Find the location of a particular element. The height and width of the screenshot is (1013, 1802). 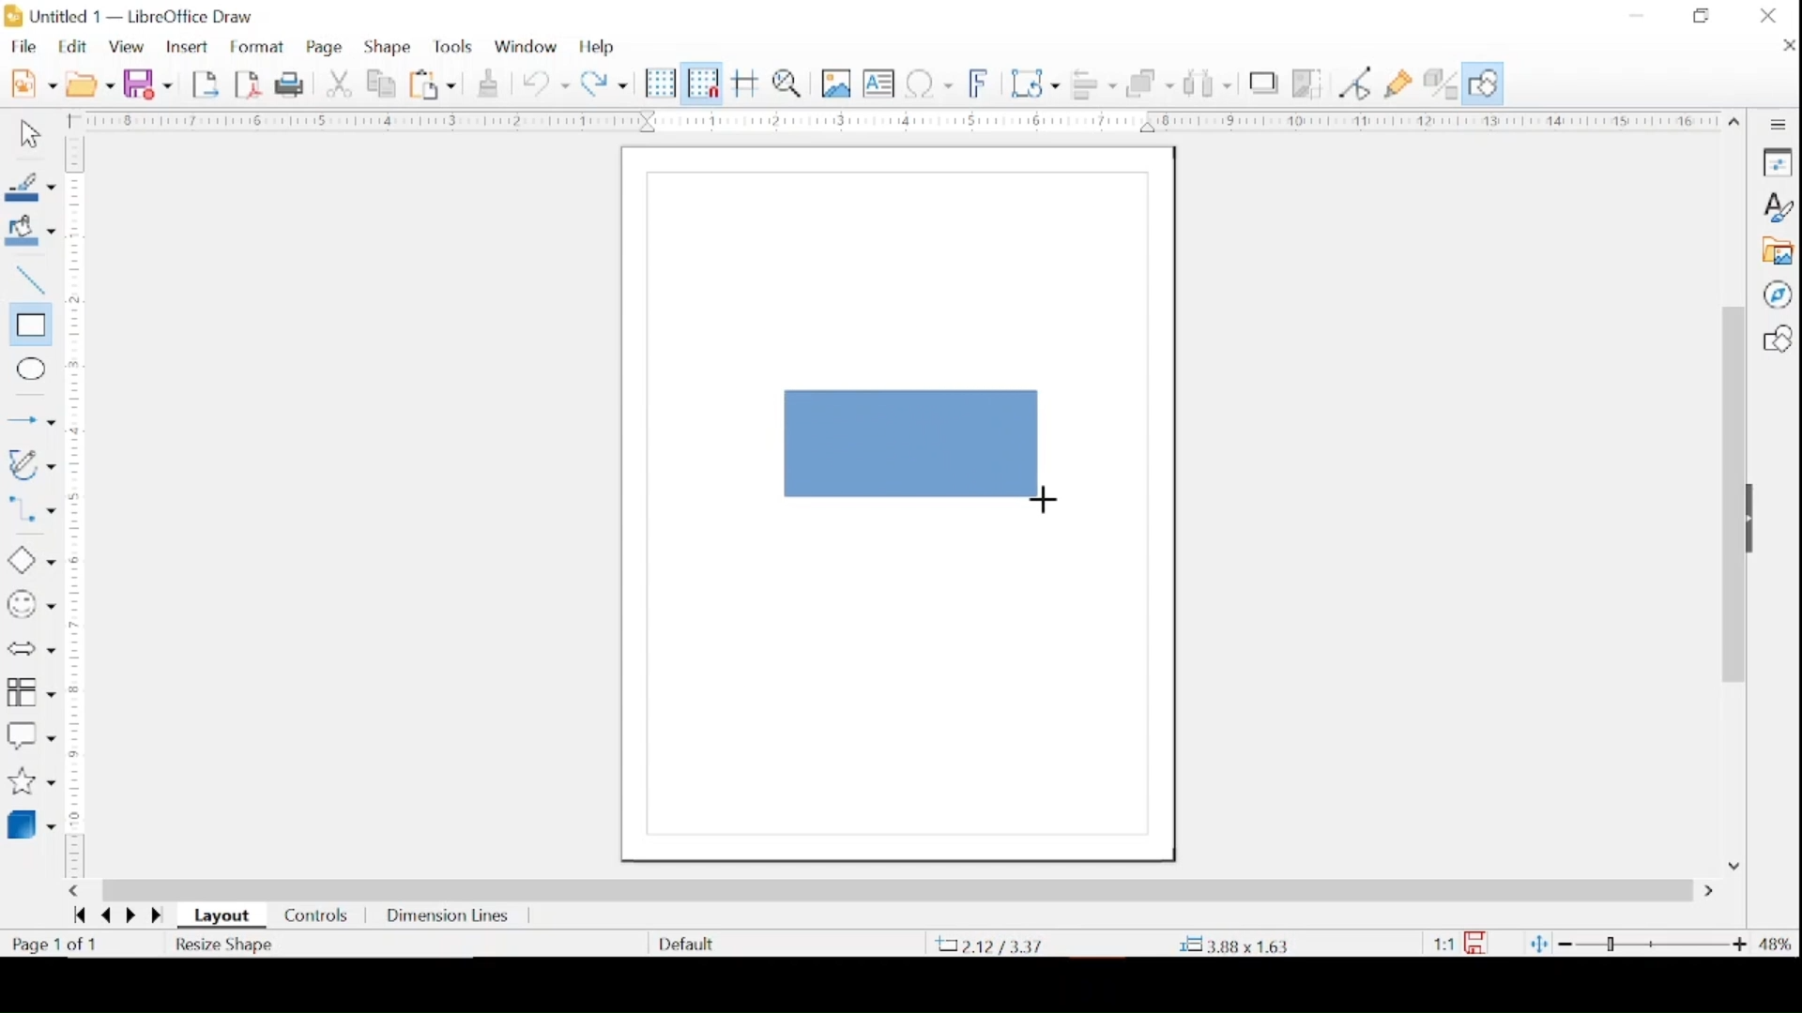

shadow is located at coordinates (1264, 83).